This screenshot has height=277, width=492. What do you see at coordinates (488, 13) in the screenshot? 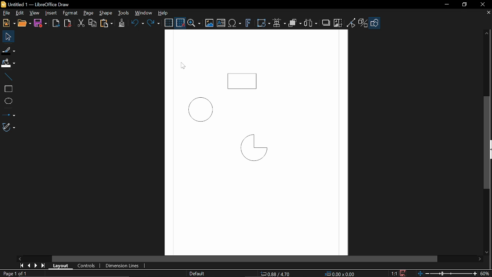
I see `Close tab` at bounding box center [488, 13].